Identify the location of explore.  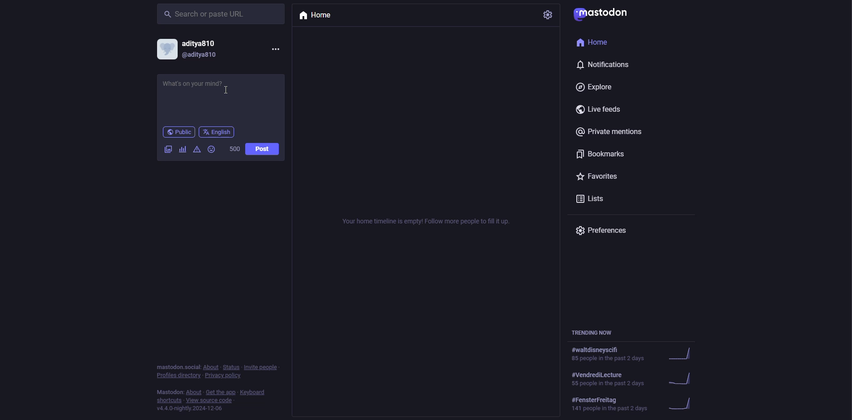
(598, 88).